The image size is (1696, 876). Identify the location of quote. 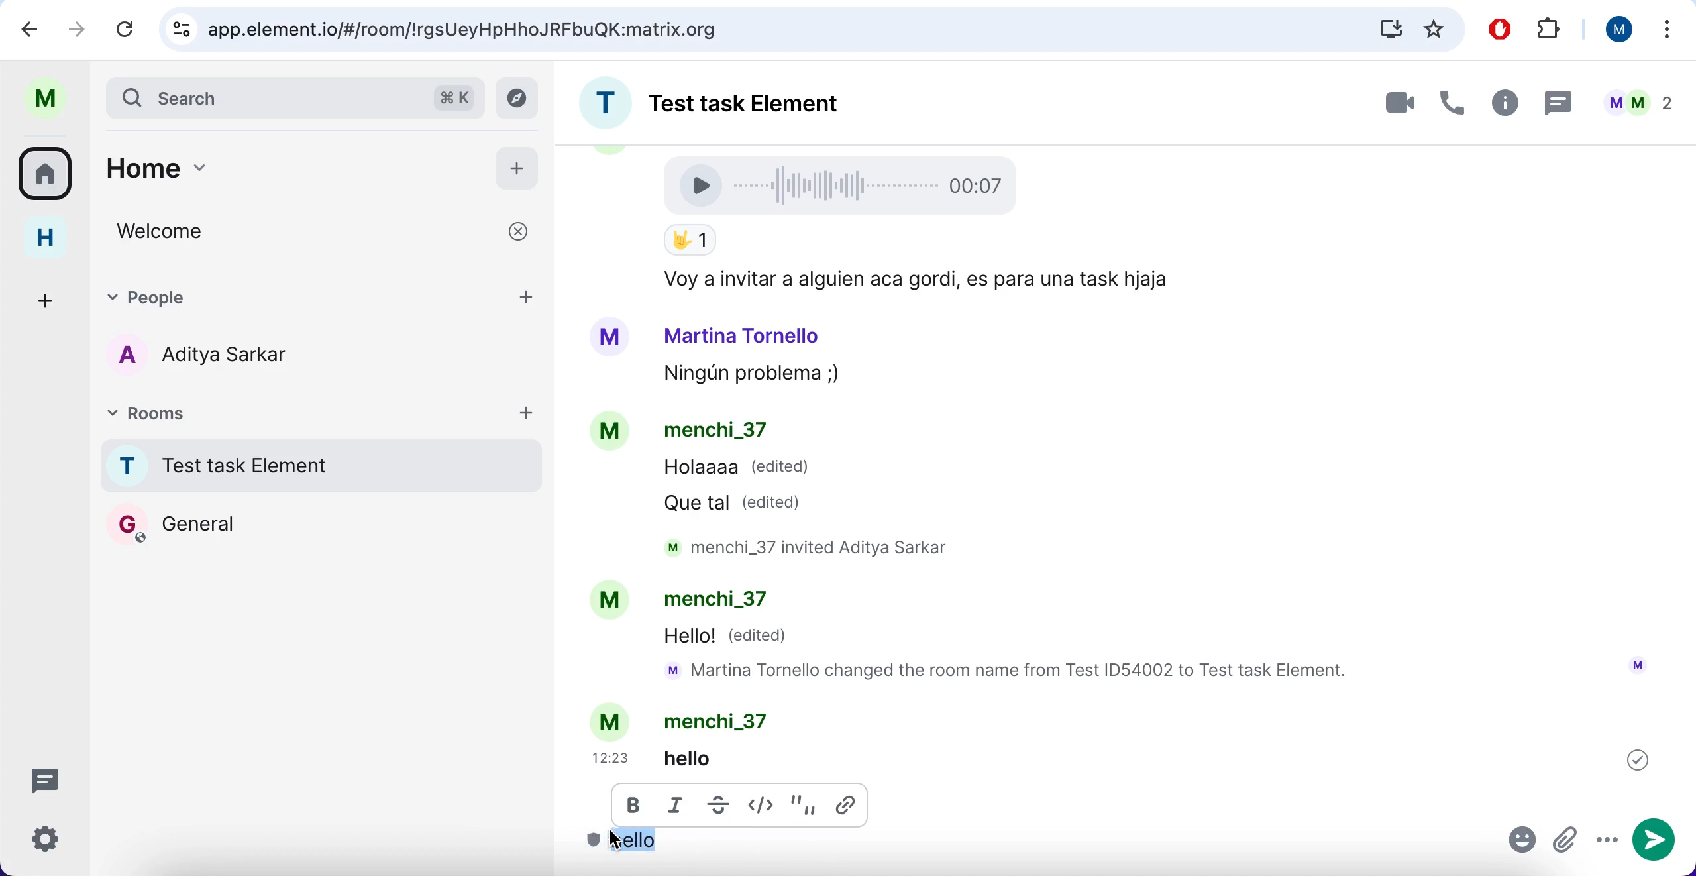
(806, 802).